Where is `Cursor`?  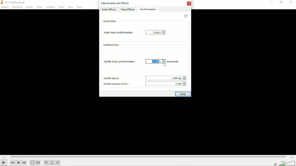
Cursor is located at coordinates (164, 64).